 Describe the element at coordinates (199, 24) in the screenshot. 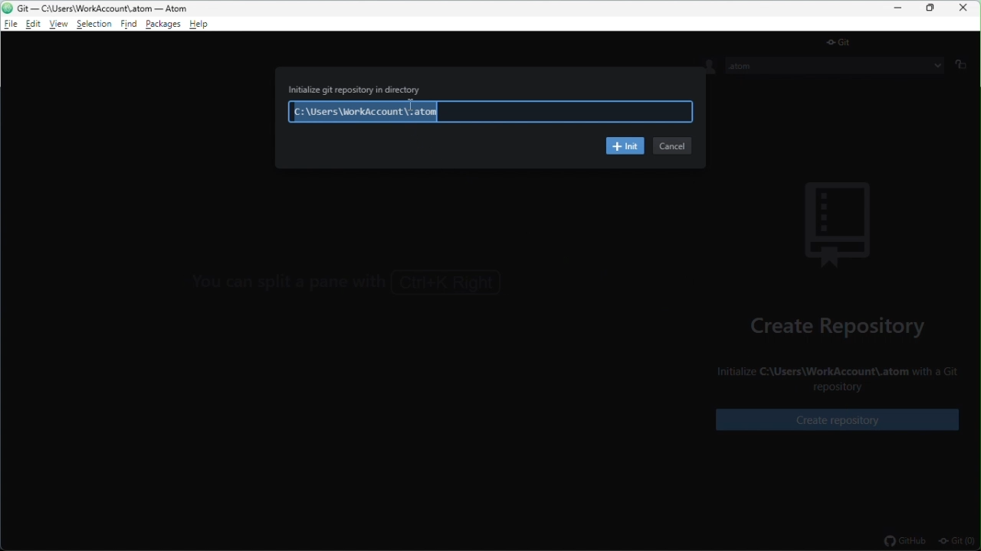

I see `help` at that location.